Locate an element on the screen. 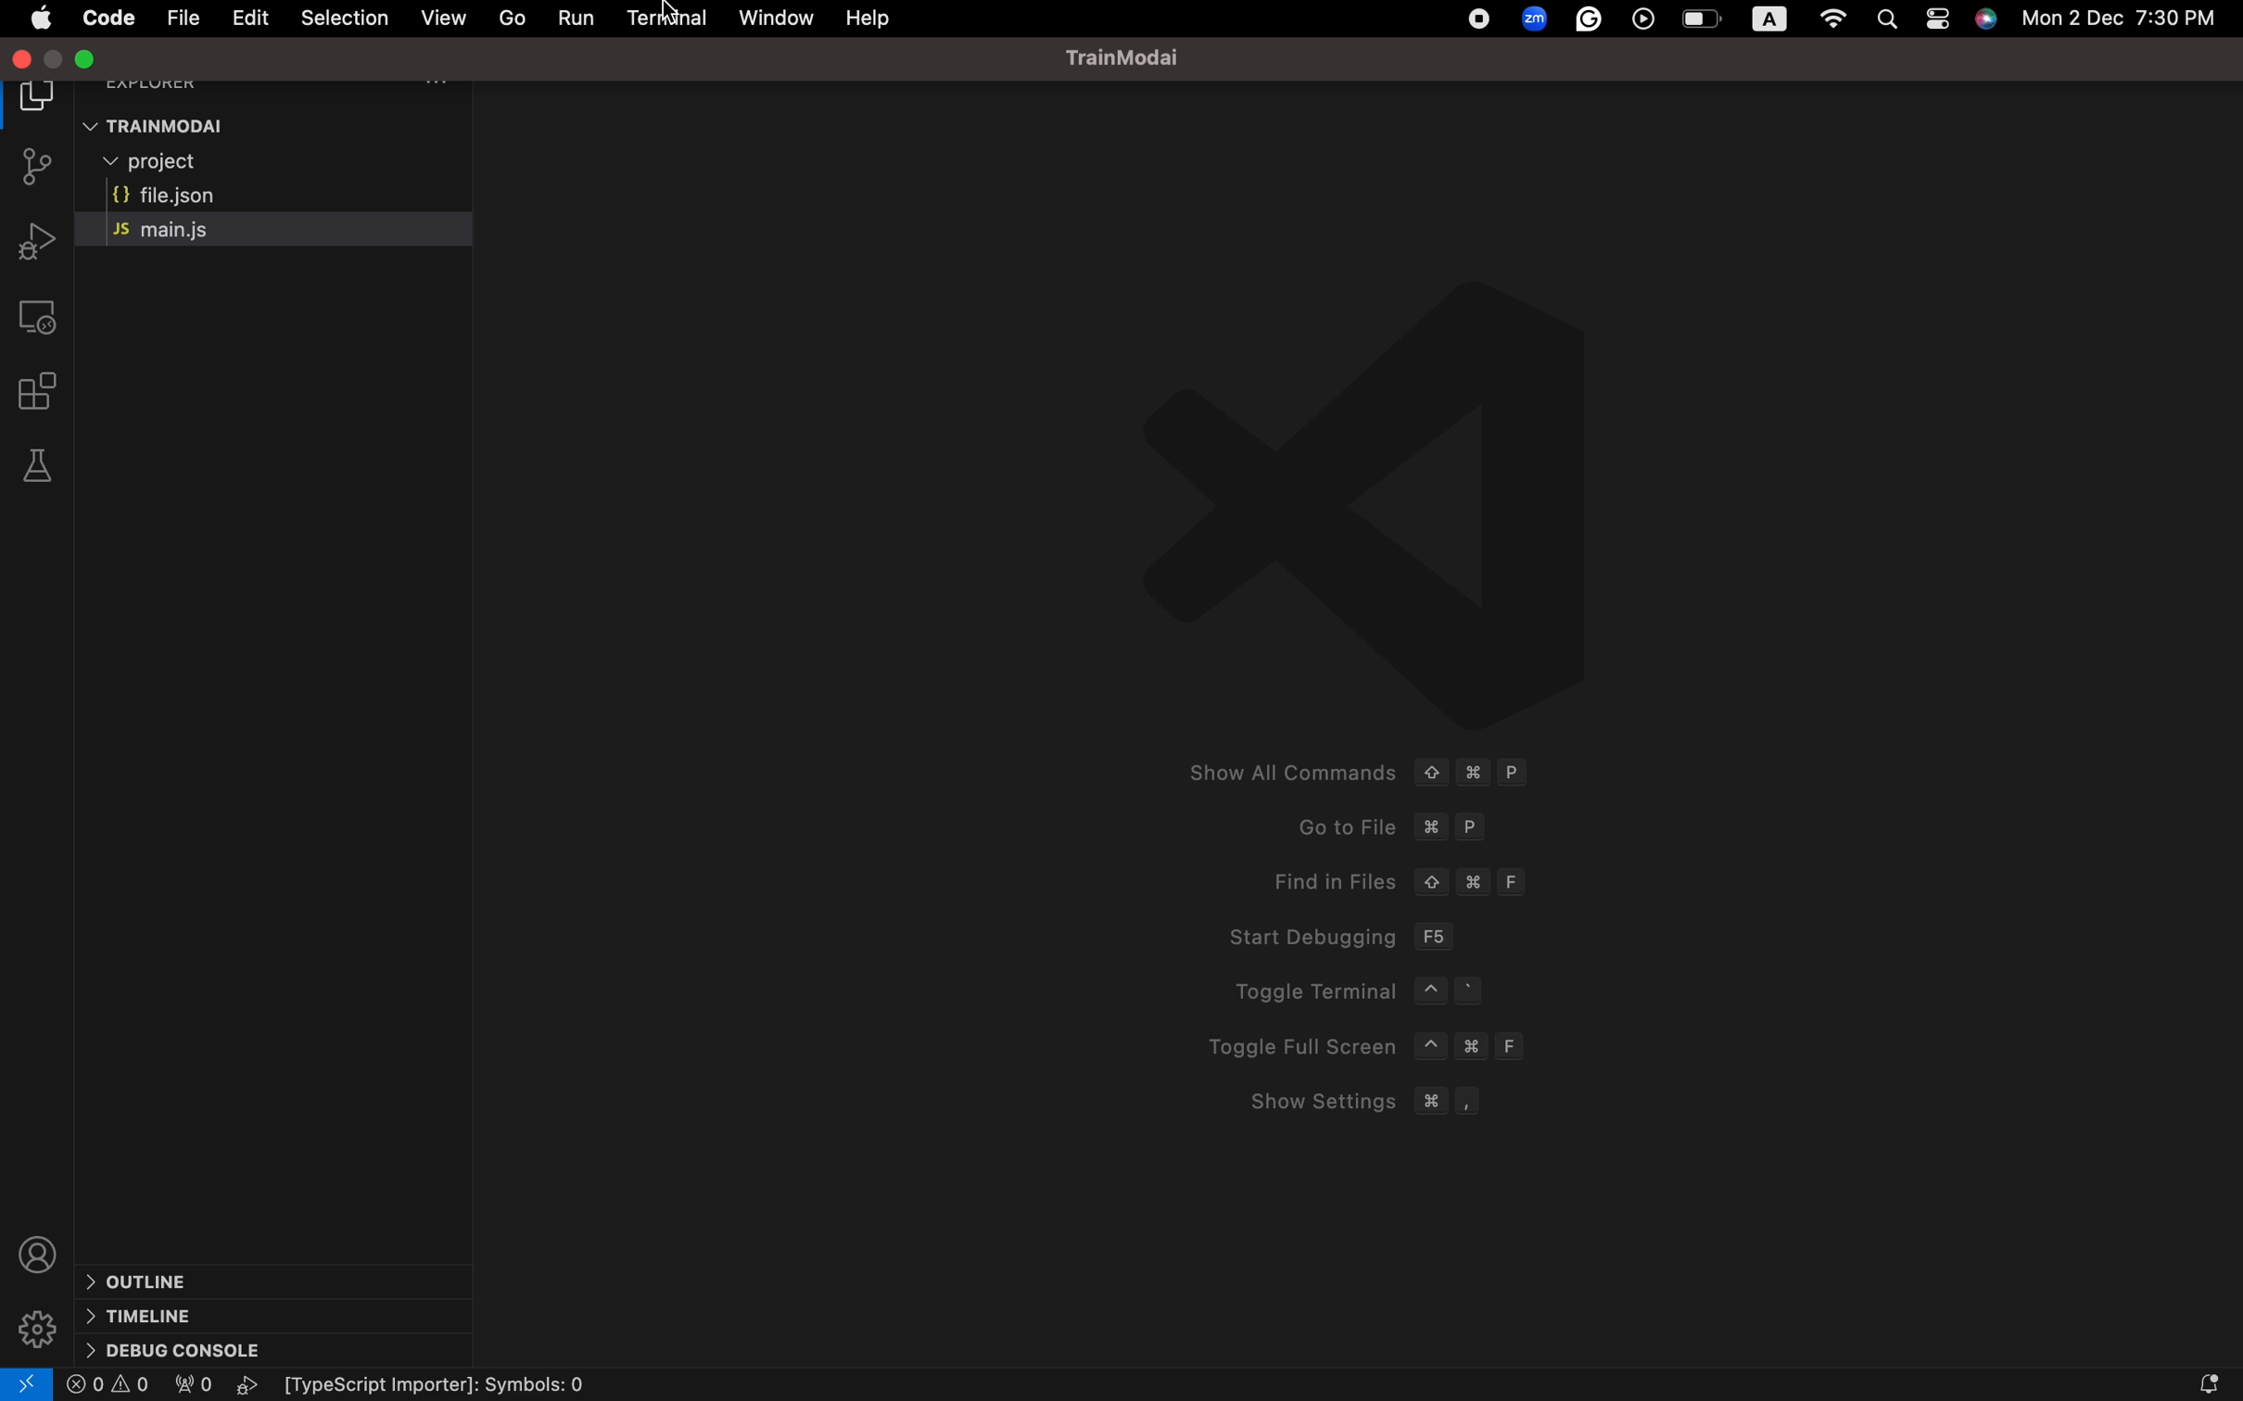 This screenshot has height=1401, width=2243. Toggle Terminal is located at coordinates (1384, 992).